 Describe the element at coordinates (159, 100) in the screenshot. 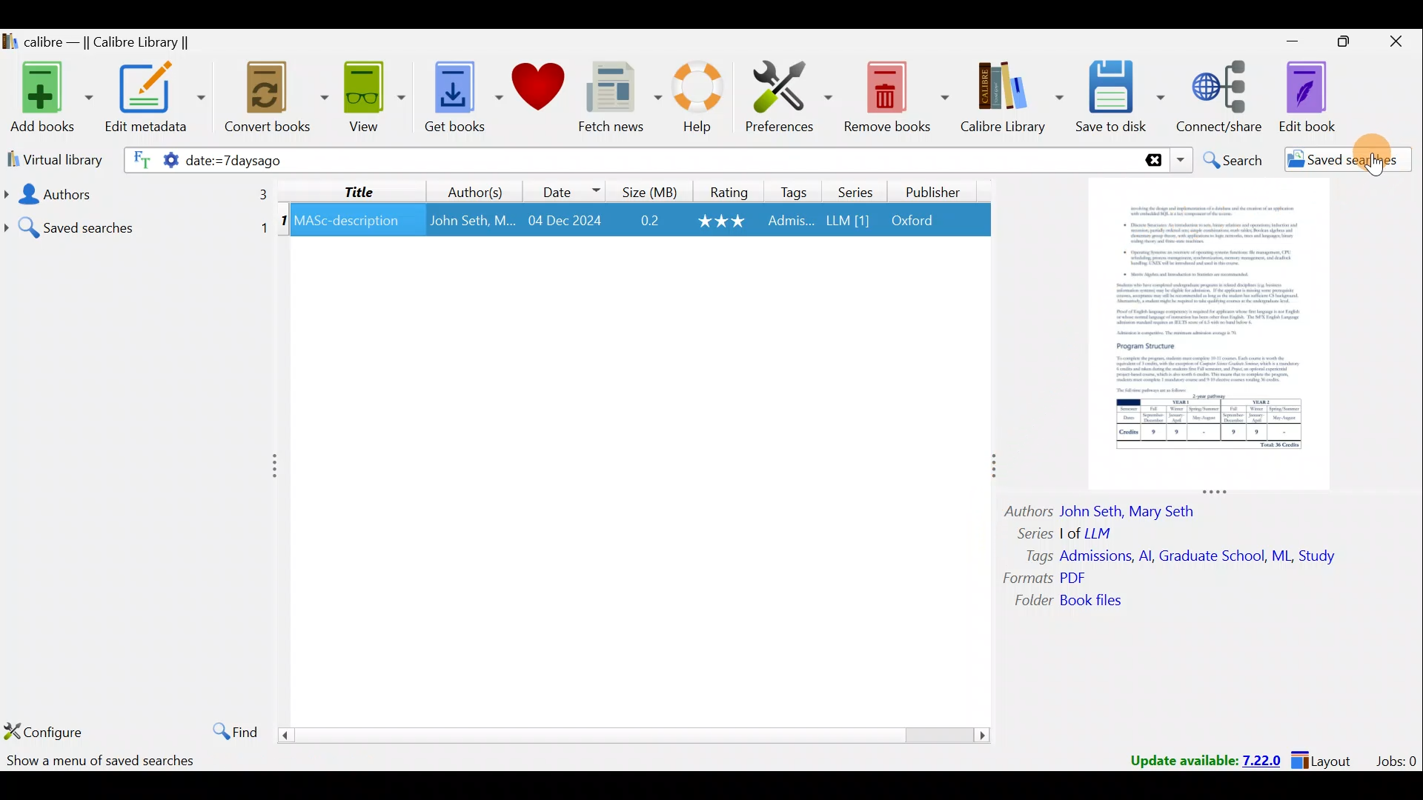

I see `Edit metadata` at that location.